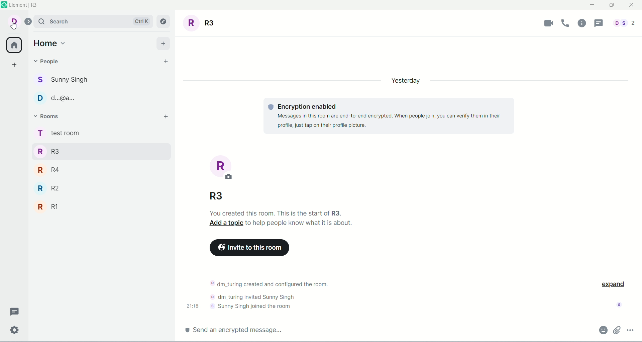 This screenshot has width=642, height=342. Describe the element at coordinates (603, 330) in the screenshot. I see `emoji` at that location.